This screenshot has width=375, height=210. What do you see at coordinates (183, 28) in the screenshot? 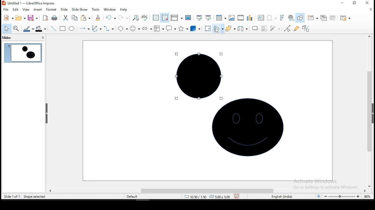
I see `stars and banners` at bounding box center [183, 28].